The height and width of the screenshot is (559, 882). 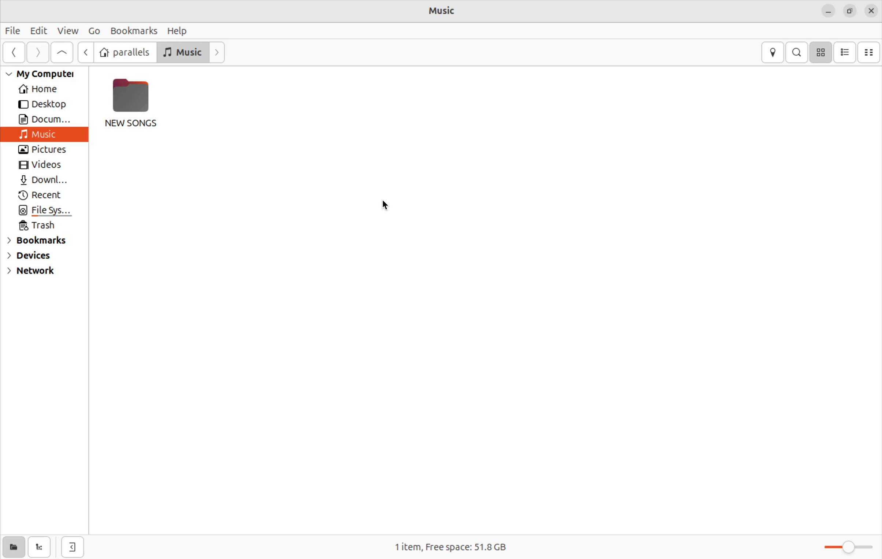 What do you see at coordinates (822, 51) in the screenshot?
I see `icon view` at bounding box center [822, 51].